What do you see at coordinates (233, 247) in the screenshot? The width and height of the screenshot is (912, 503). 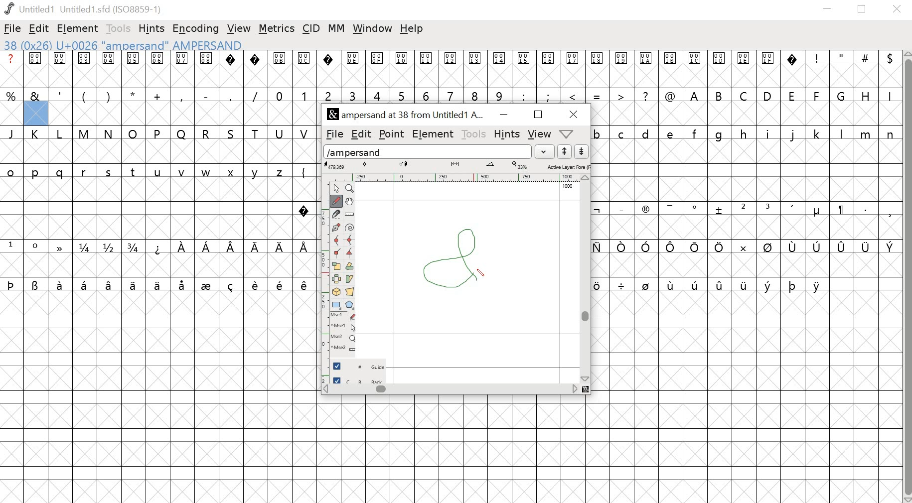 I see `symbol` at bounding box center [233, 247].